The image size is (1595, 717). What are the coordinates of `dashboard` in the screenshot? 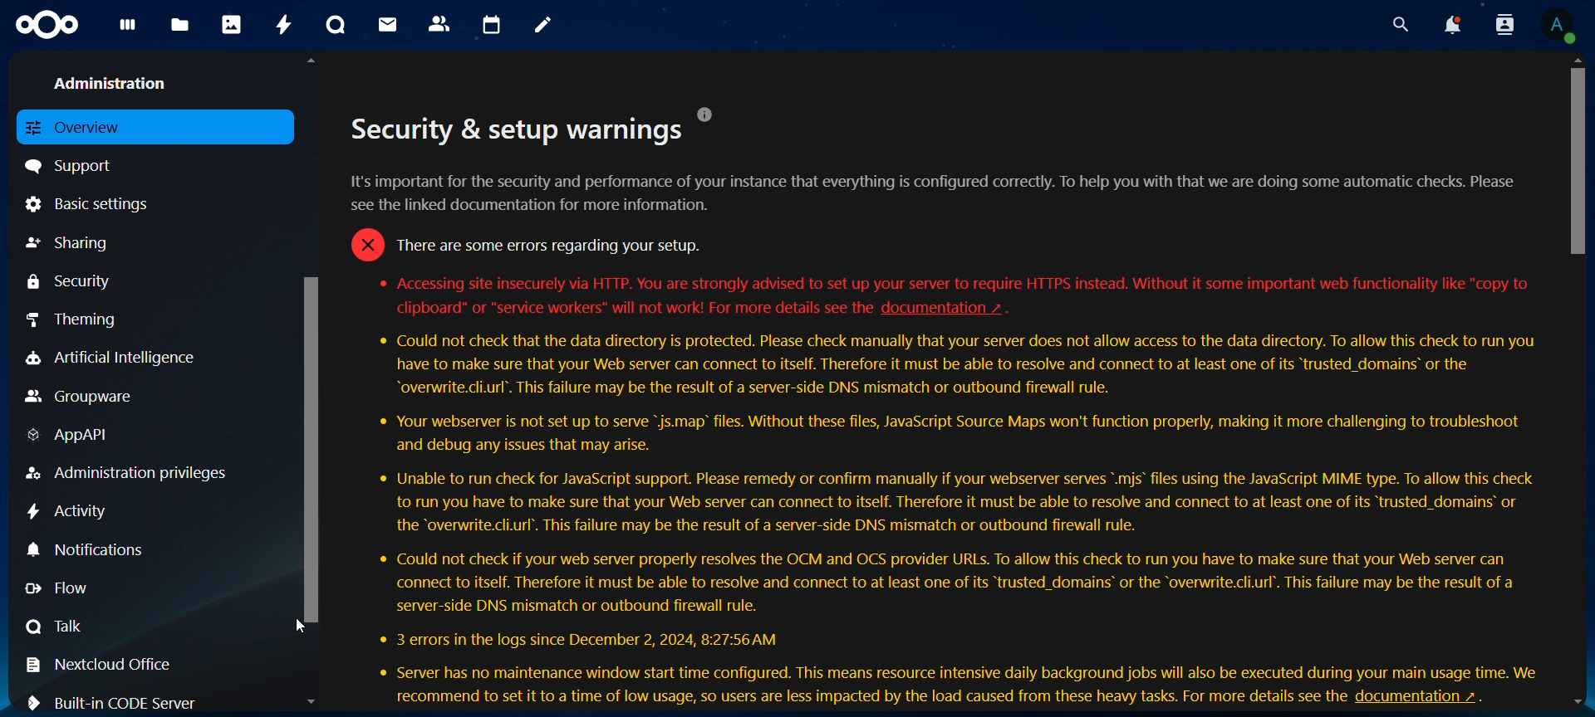 It's located at (129, 30).